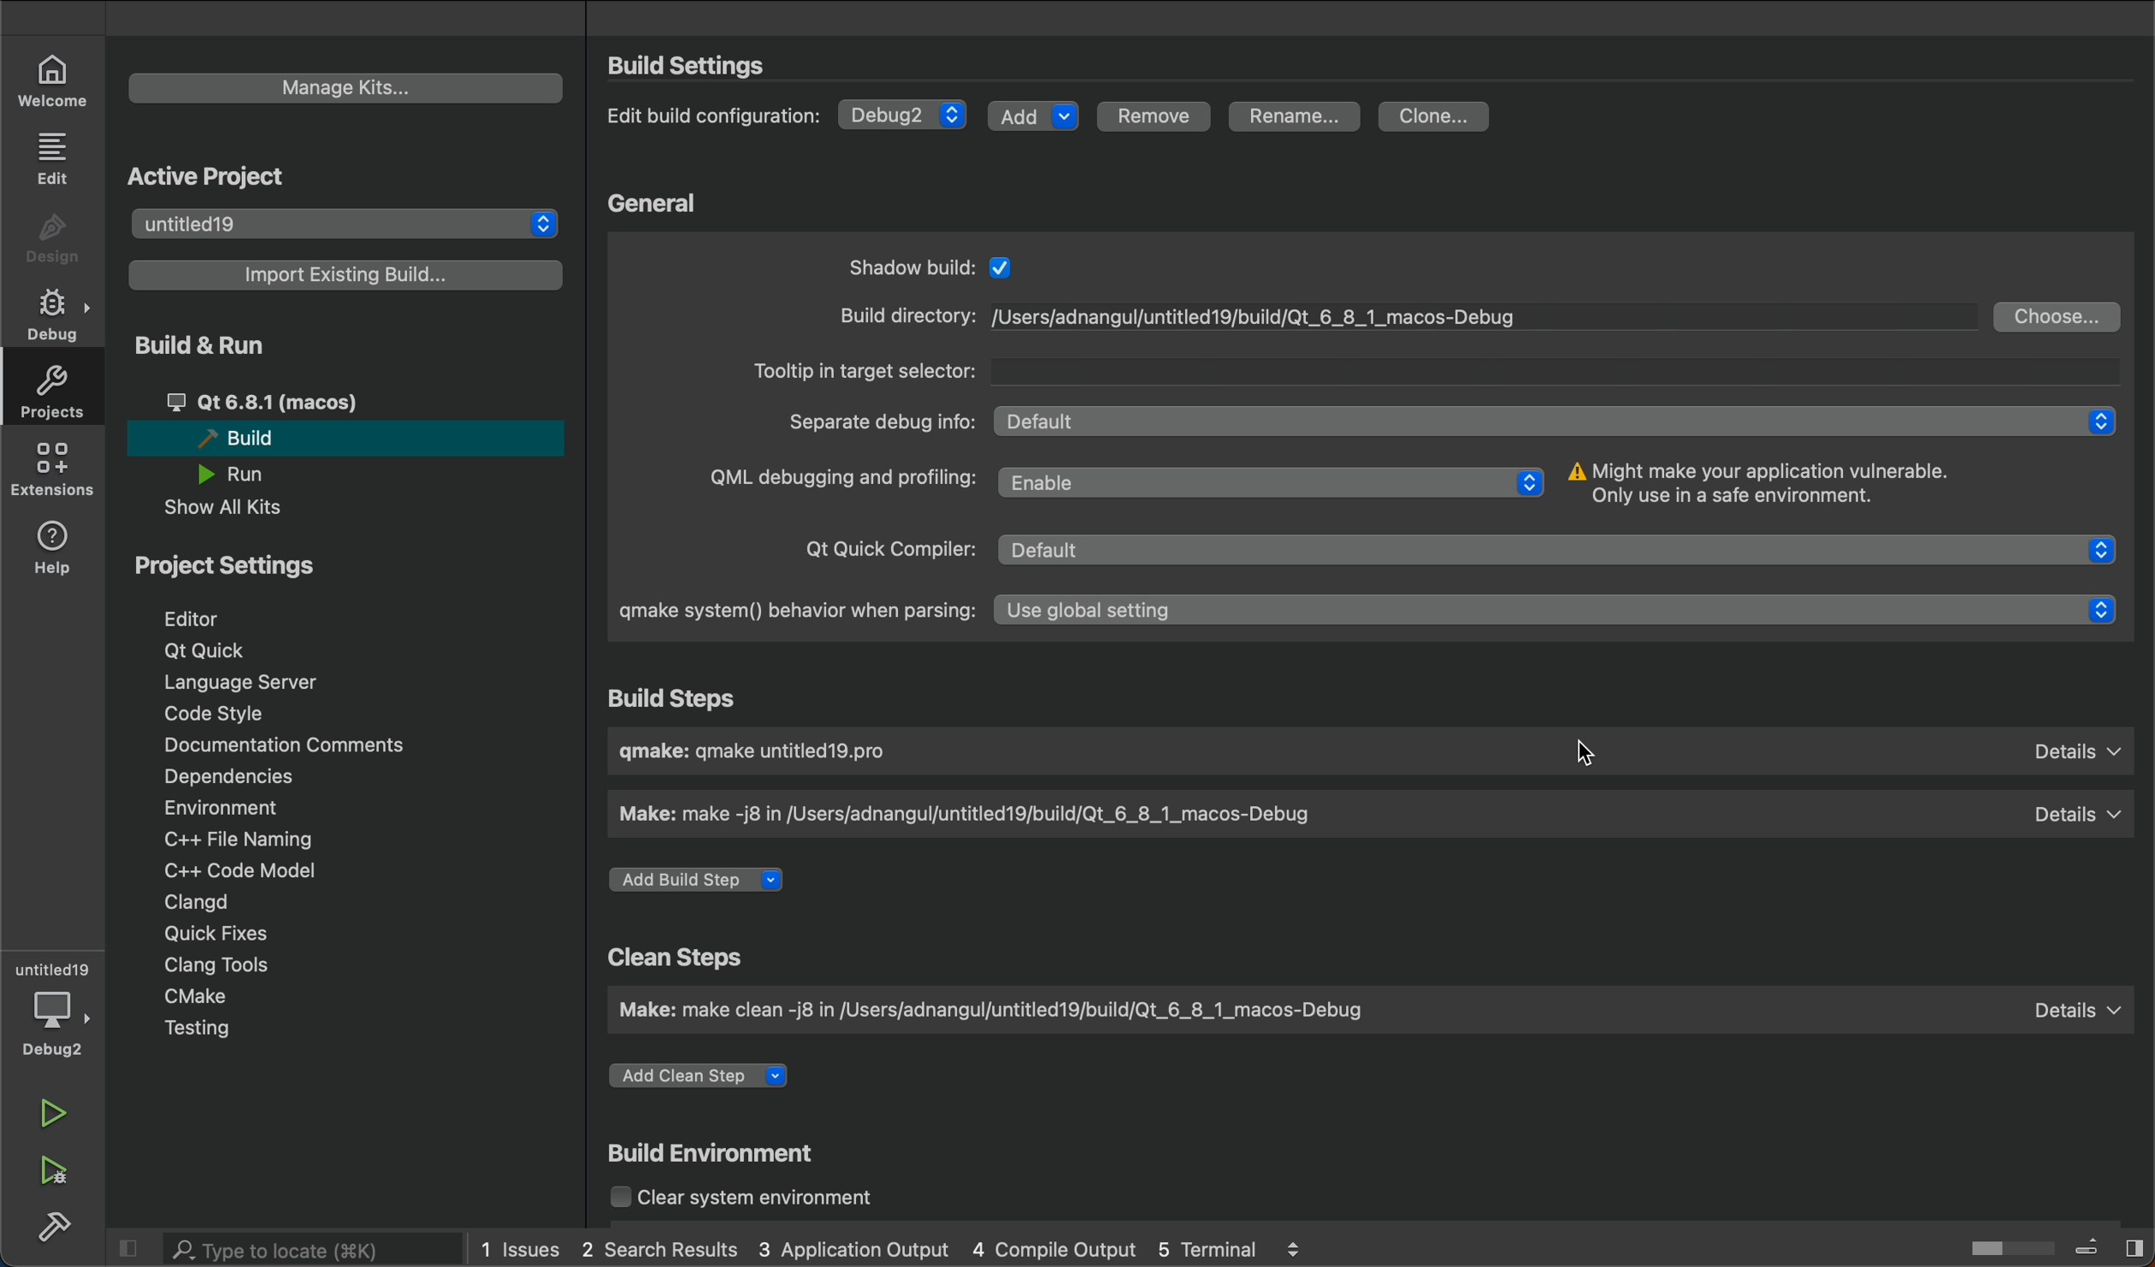 This screenshot has height=1267, width=2155. Describe the element at coordinates (235, 839) in the screenshot. I see `c++ file naming` at that location.